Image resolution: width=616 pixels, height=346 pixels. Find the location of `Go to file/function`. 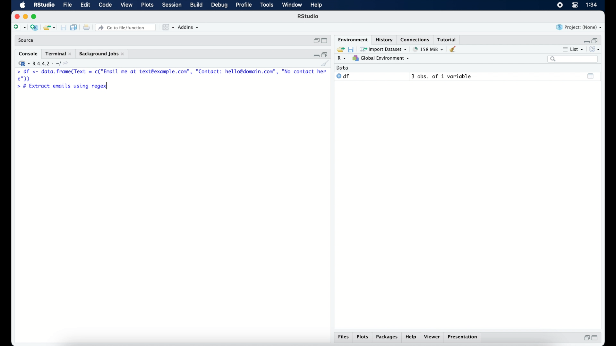

Go to file/function is located at coordinates (125, 27).